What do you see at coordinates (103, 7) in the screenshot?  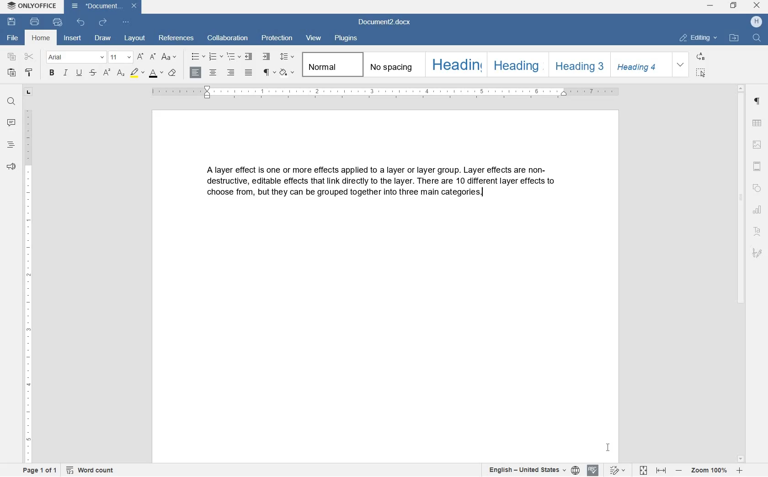 I see `Document2.docx` at bounding box center [103, 7].